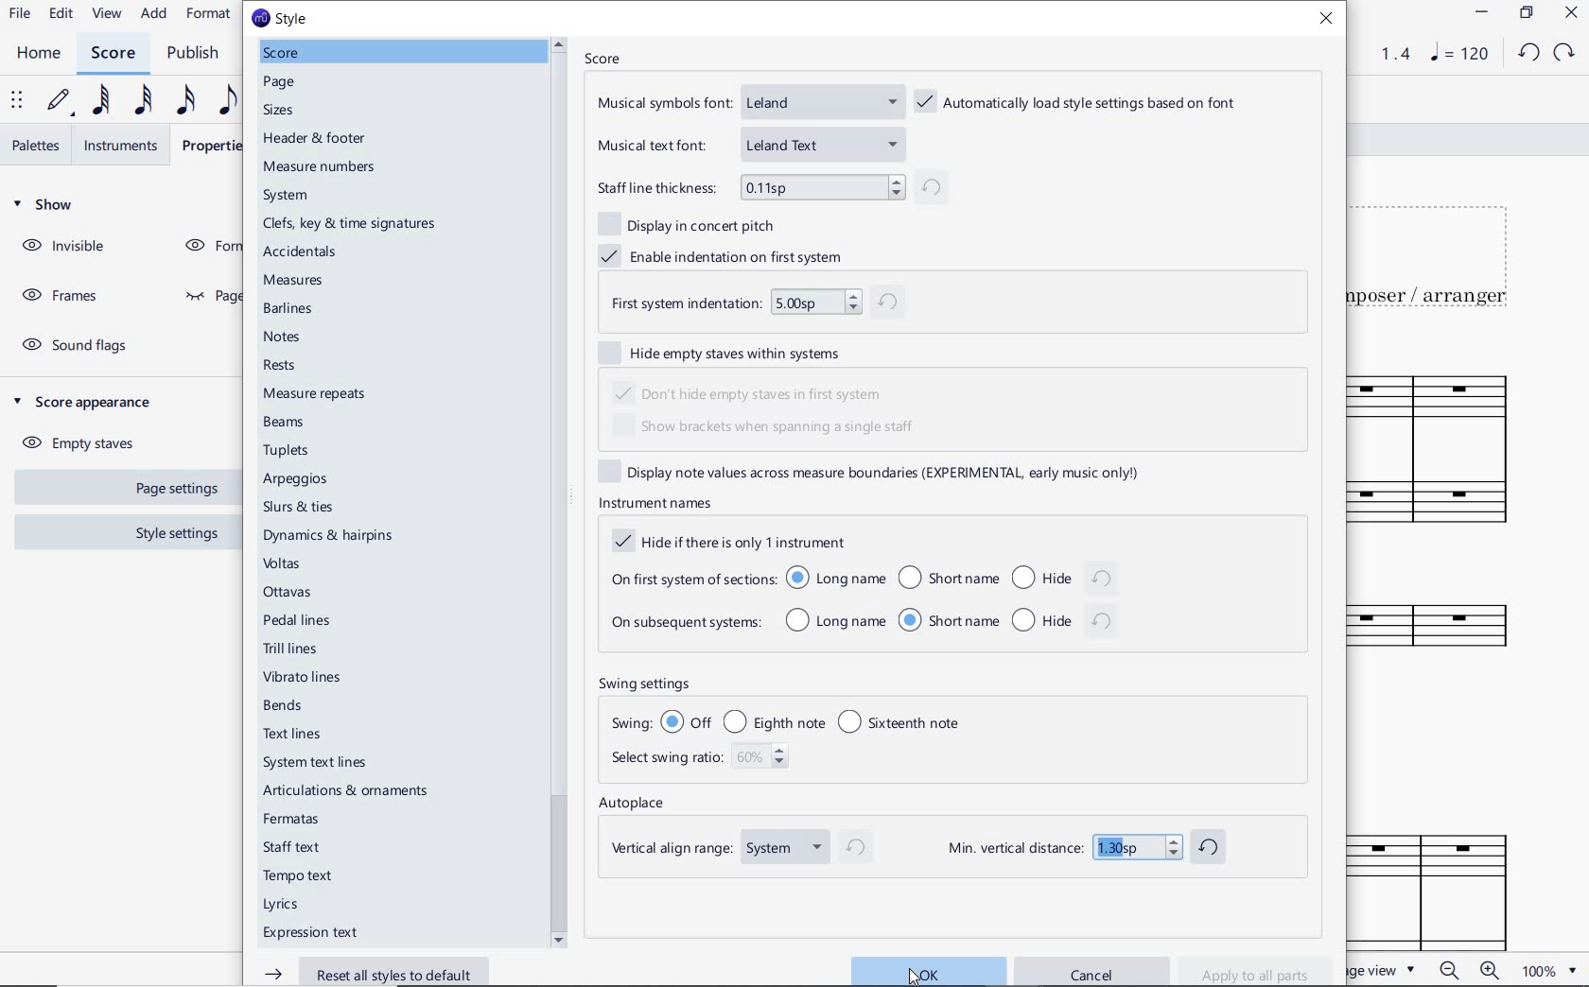  What do you see at coordinates (226, 101) in the screenshot?
I see `EIGHTH NOTE` at bounding box center [226, 101].